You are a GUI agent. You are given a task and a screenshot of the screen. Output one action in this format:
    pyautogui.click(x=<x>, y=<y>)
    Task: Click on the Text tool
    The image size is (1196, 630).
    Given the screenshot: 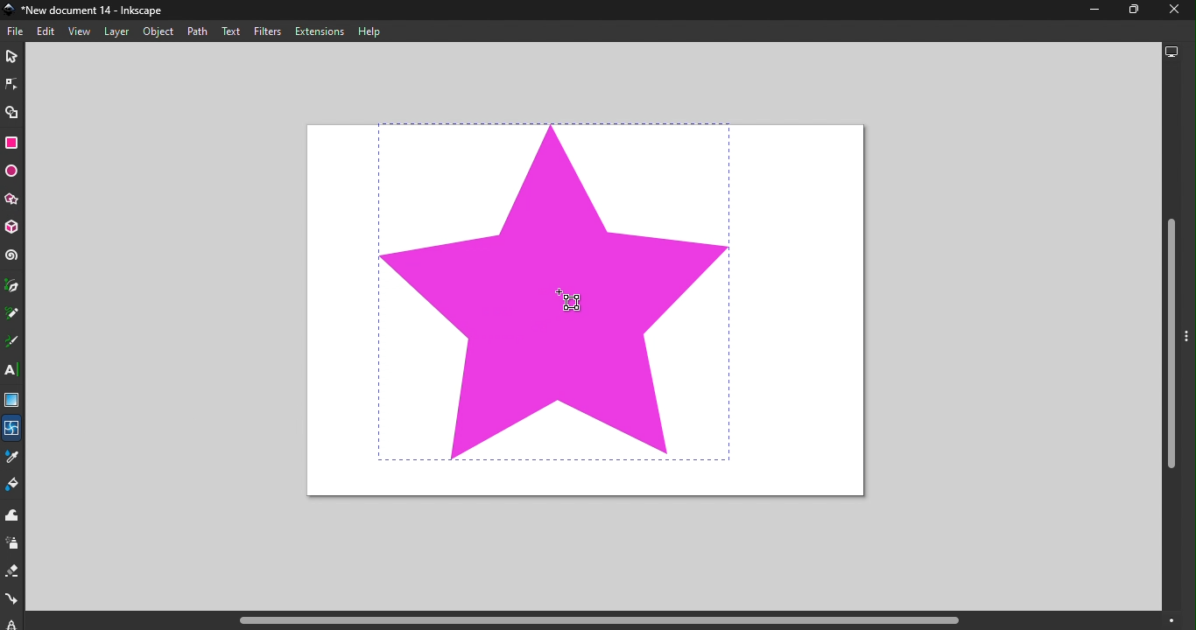 What is the action you would take?
    pyautogui.click(x=14, y=371)
    